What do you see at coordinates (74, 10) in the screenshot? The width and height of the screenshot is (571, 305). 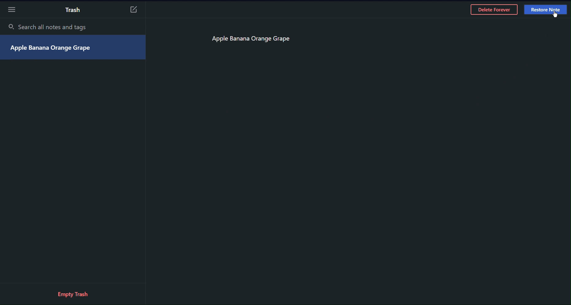 I see `Trash` at bounding box center [74, 10].